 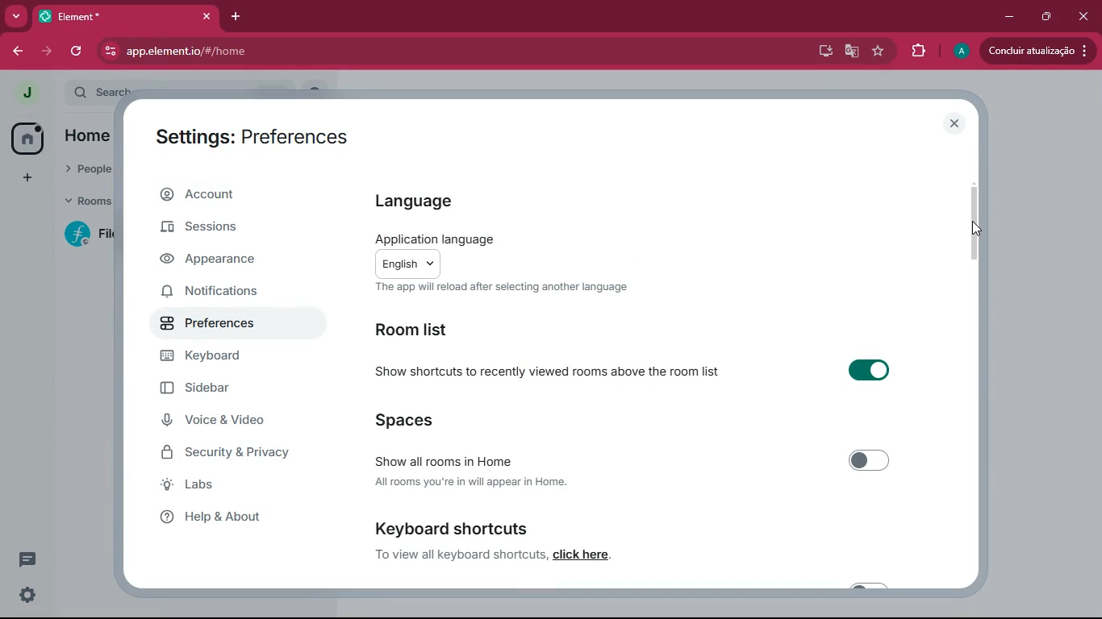 I want to click on Element* tab, so click(x=87, y=16).